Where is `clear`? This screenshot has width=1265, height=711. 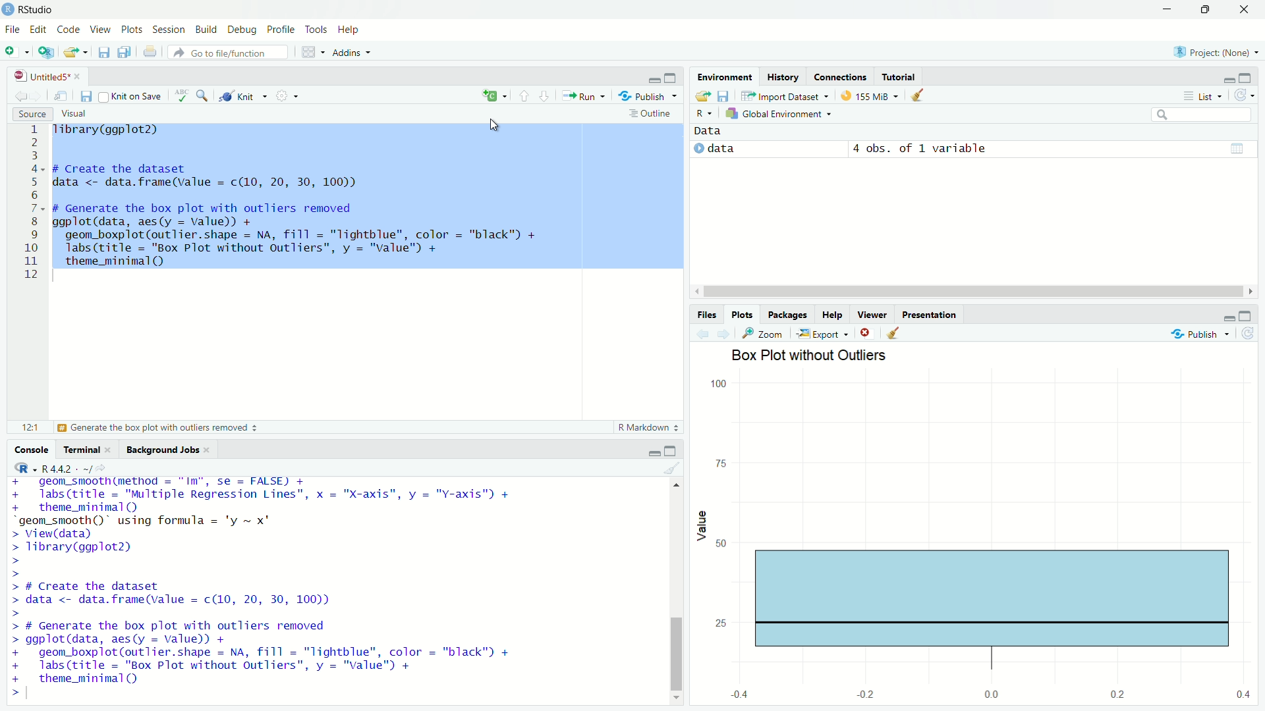
clear is located at coordinates (889, 332).